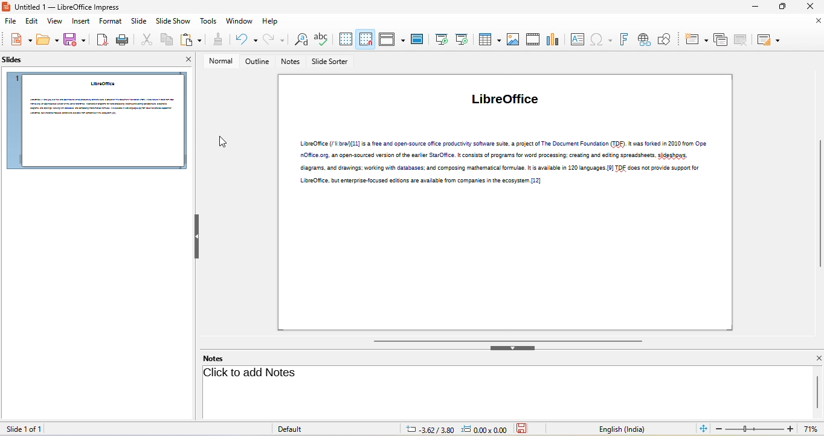 Image resolution: width=824 pixels, height=436 pixels. Describe the element at coordinates (697, 40) in the screenshot. I see `new slide` at that location.